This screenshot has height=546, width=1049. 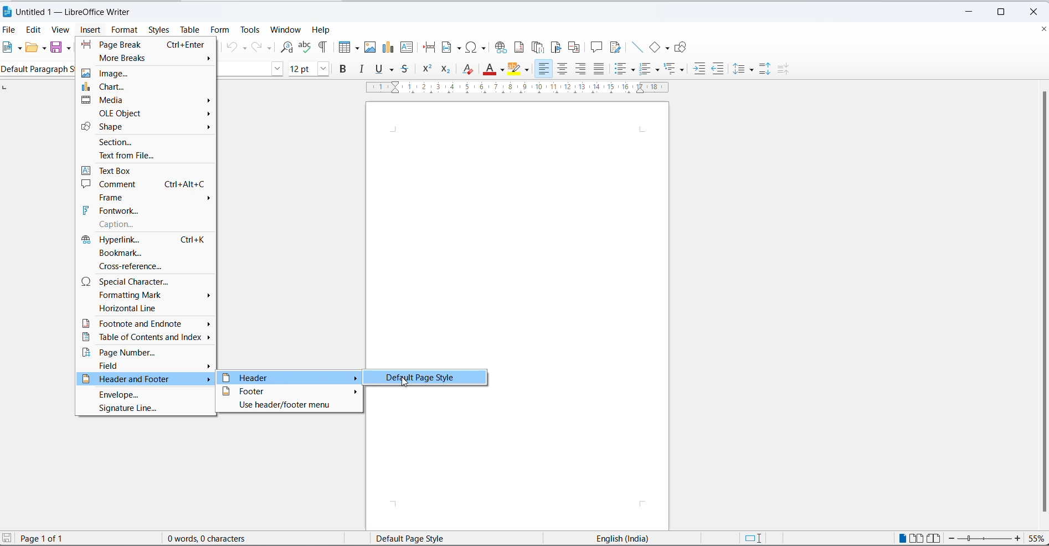 What do you see at coordinates (148, 156) in the screenshot?
I see `text from file` at bounding box center [148, 156].